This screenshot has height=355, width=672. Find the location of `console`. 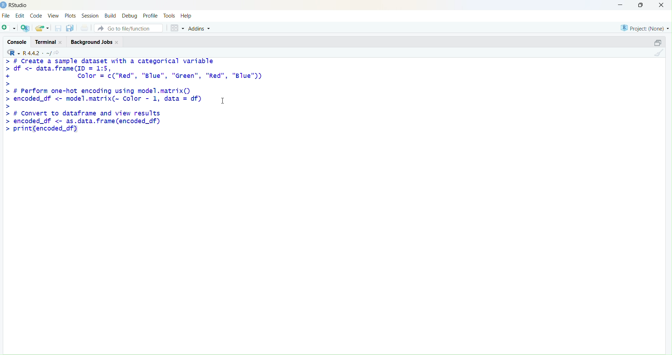

console is located at coordinates (18, 42).